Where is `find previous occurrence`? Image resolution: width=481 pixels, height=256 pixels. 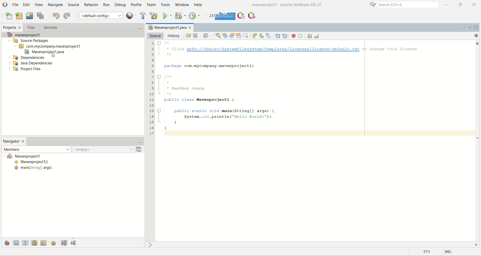
find previous occurrence is located at coordinates (226, 36).